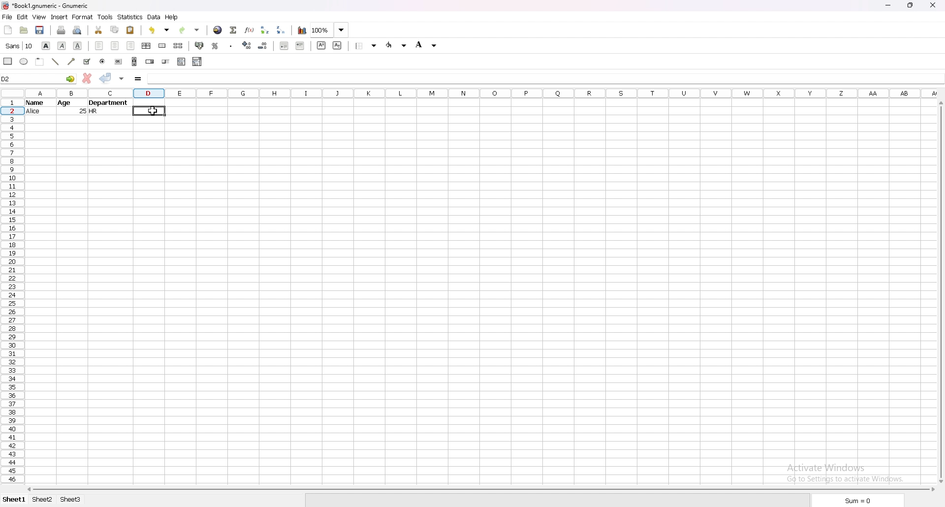  What do you see at coordinates (482, 94) in the screenshot?
I see `column` at bounding box center [482, 94].